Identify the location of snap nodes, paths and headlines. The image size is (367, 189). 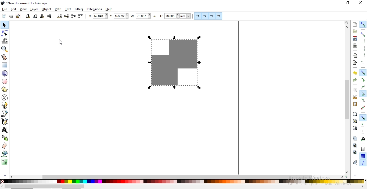
(363, 72).